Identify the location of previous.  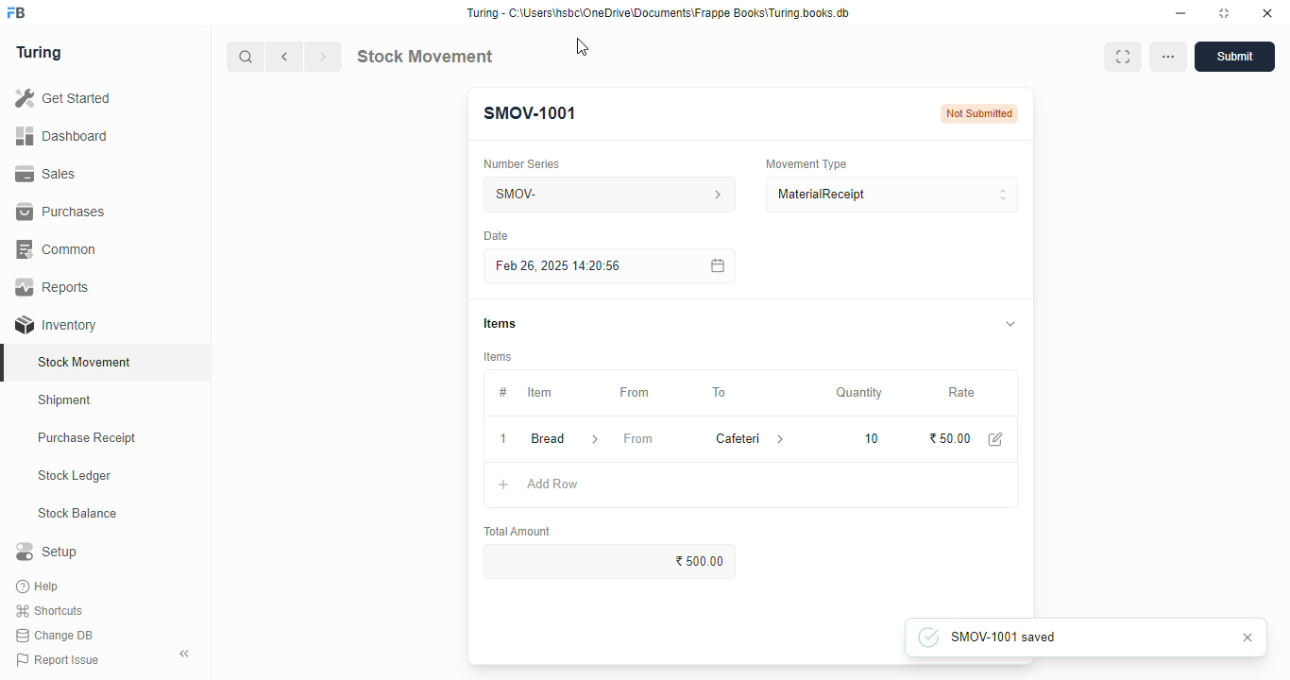
(285, 57).